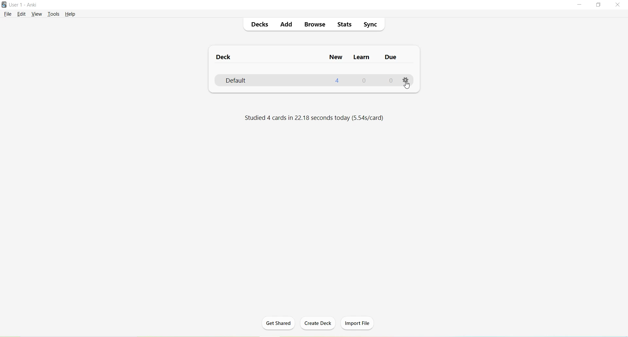 This screenshot has height=337, width=628. What do you see at coordinates (247, 80) in the screenshot?
I see `Default` at bounding box center [247, 80].